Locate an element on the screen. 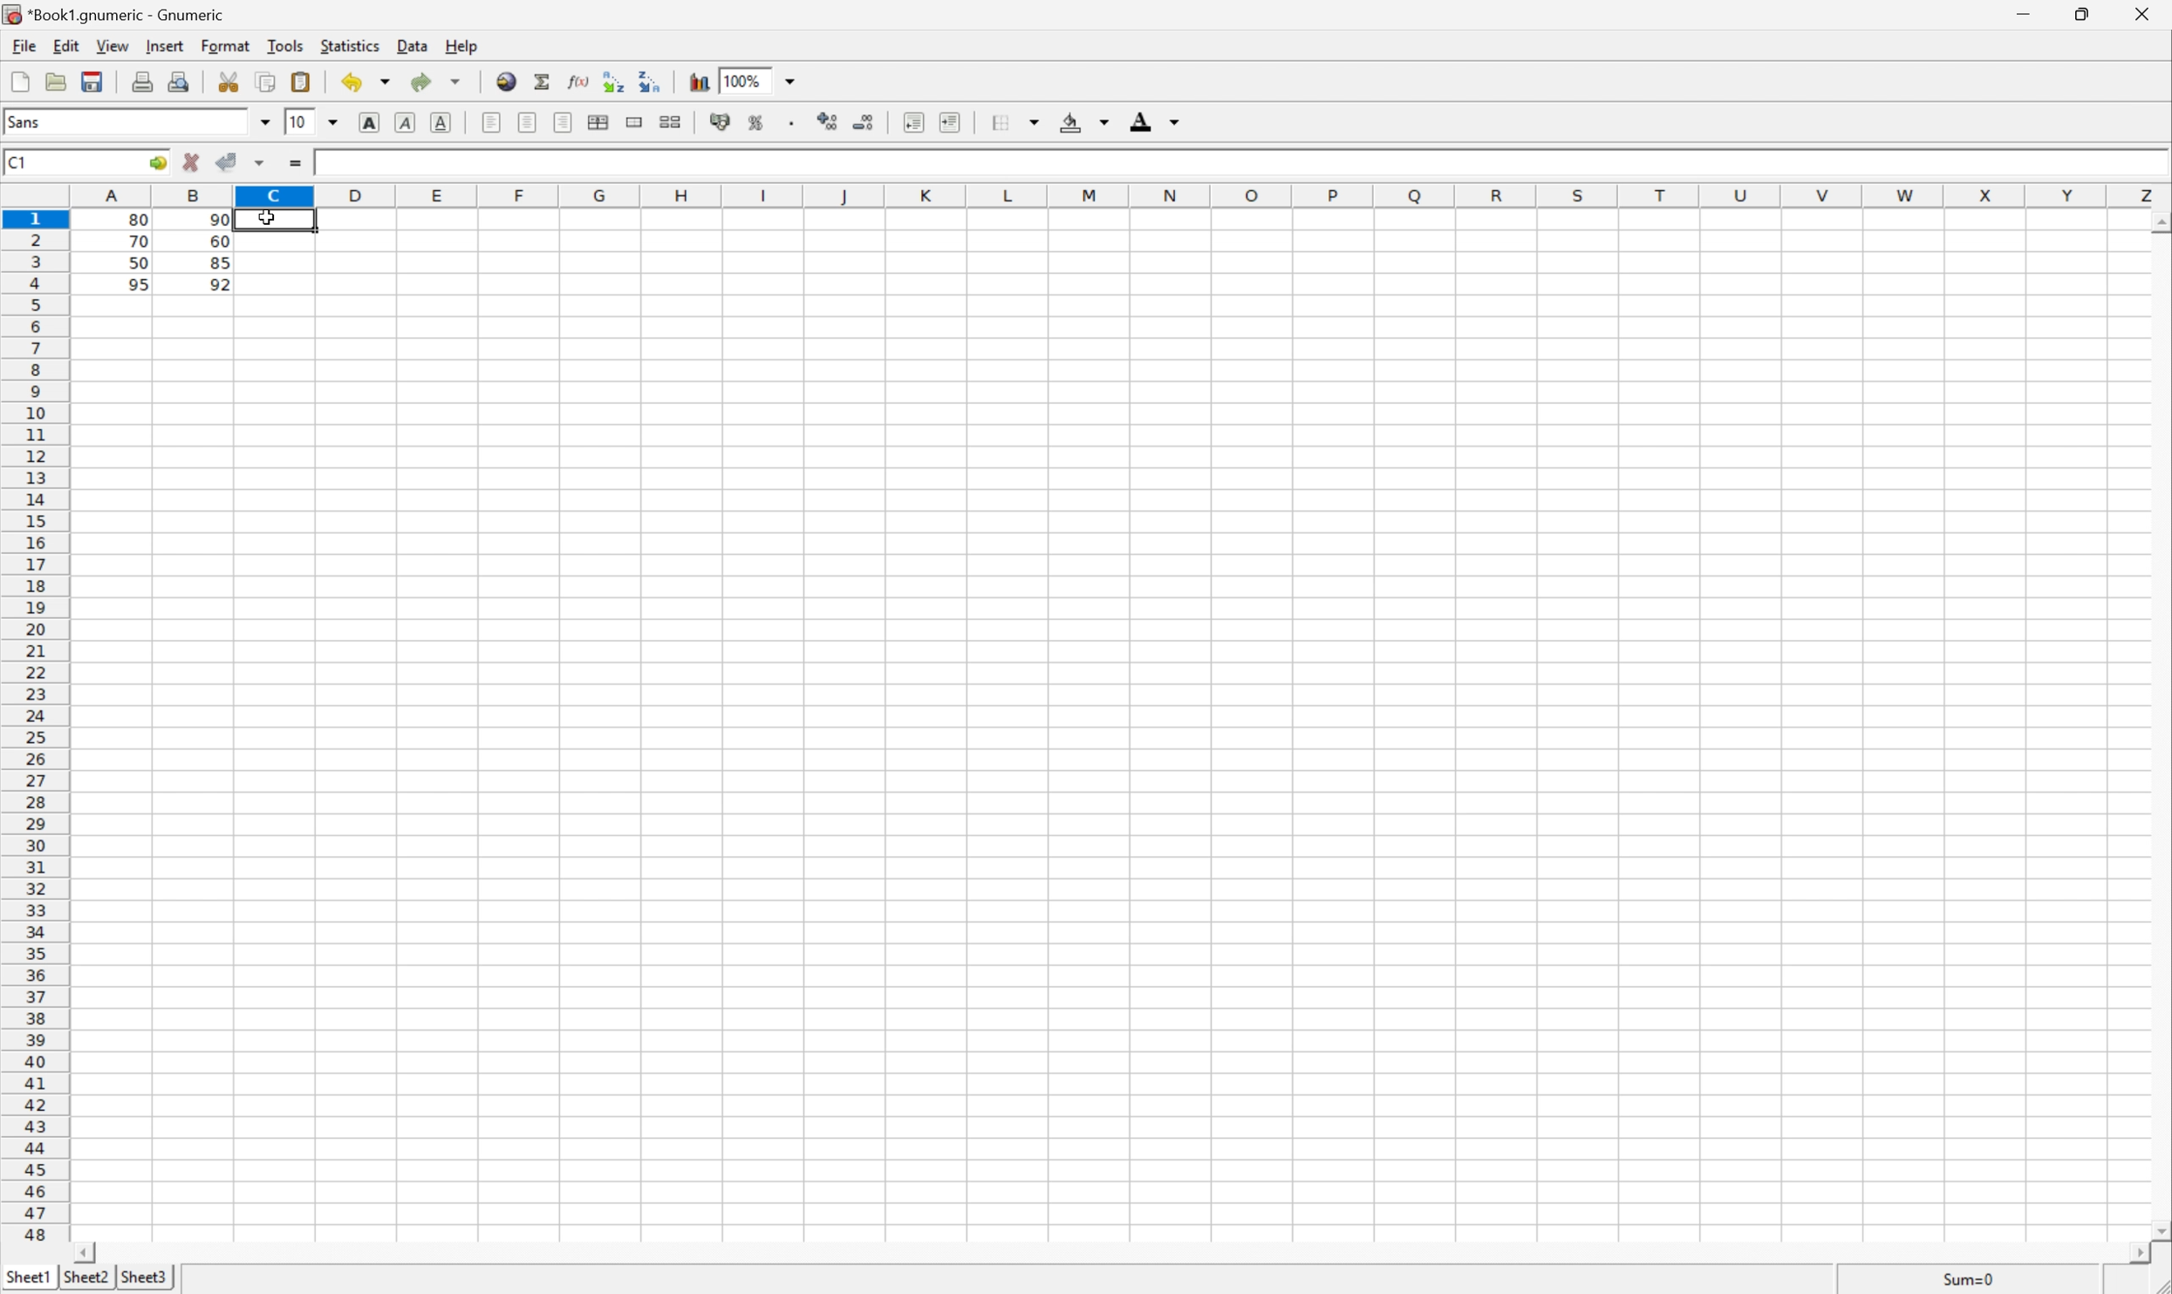 Image resolution: width=2172 pixels, height=1294 pixels. Align Right is located at coordinates (490, 123).